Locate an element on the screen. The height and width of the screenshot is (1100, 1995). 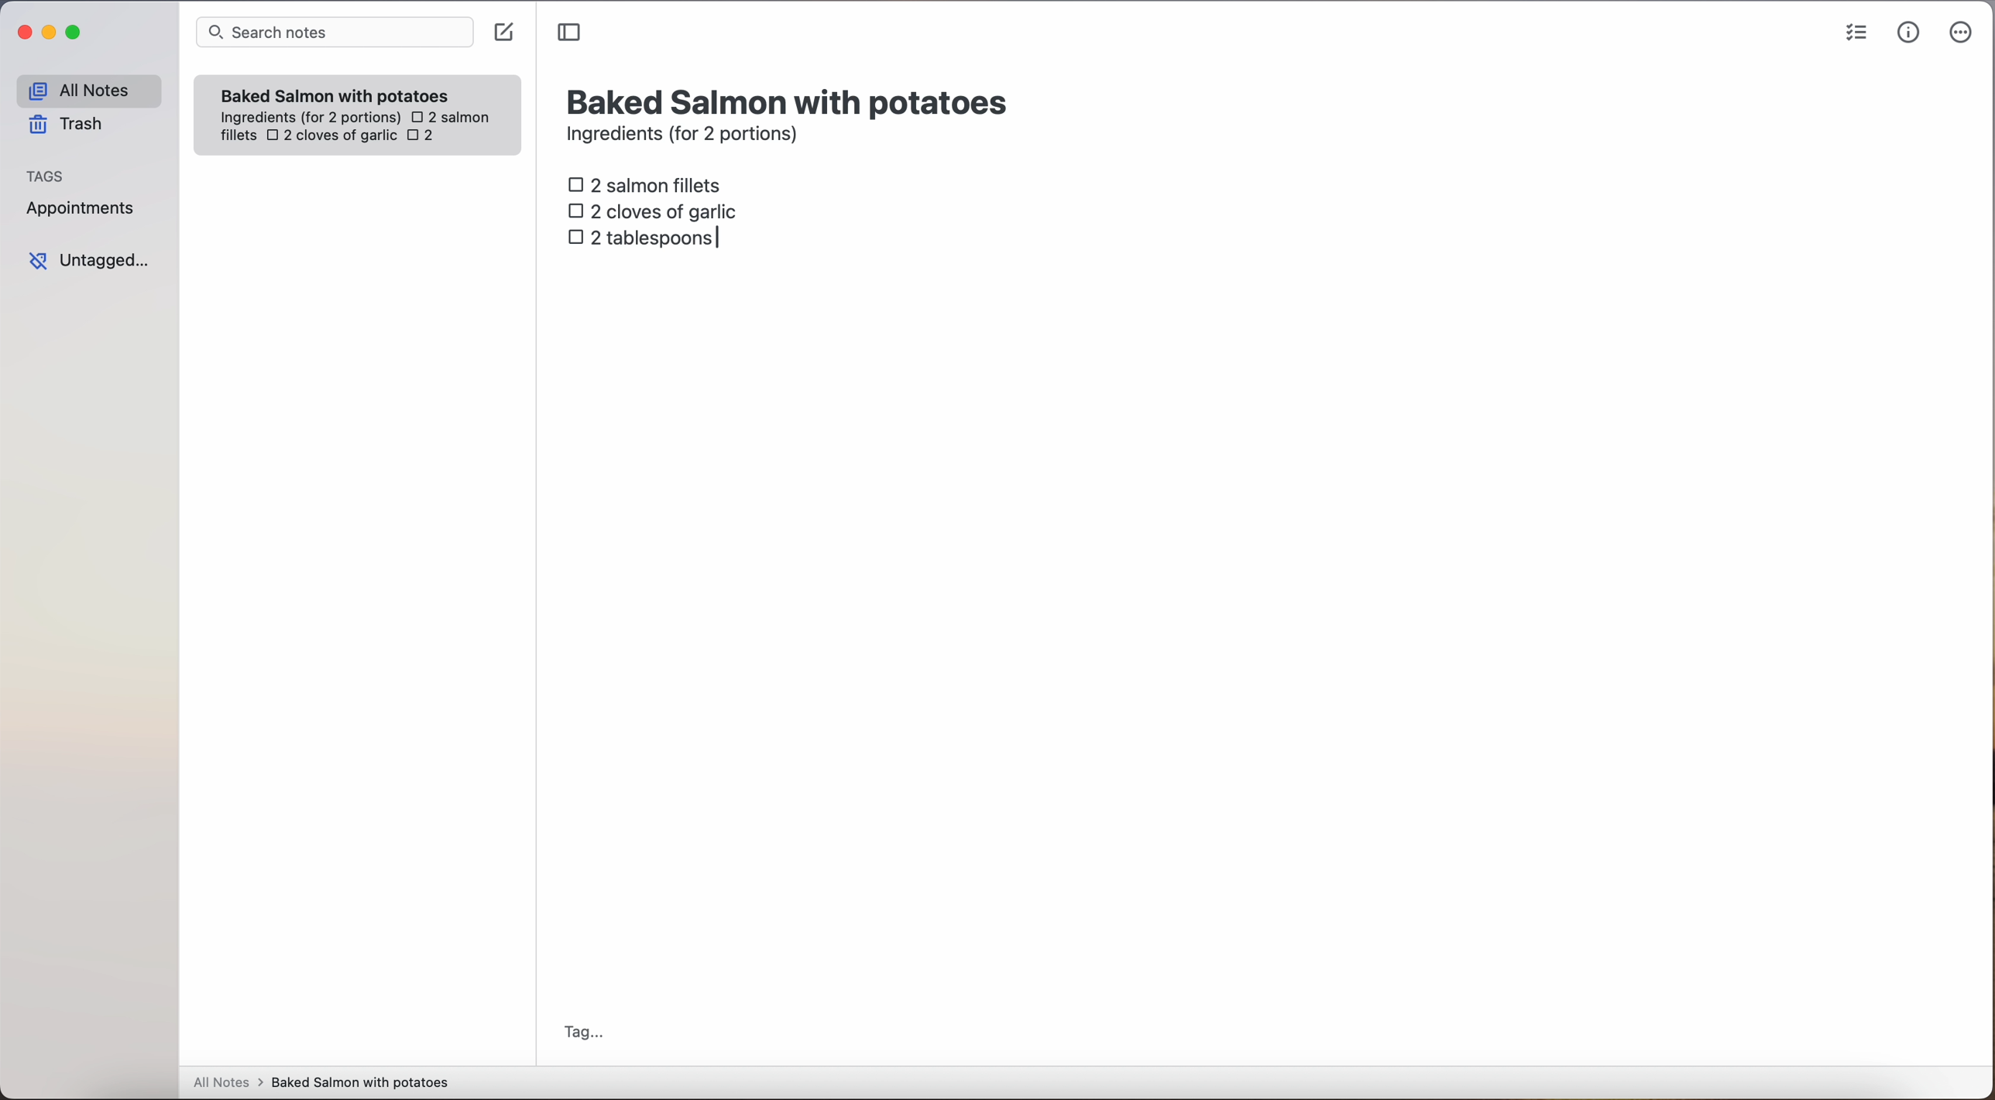
close Simplenote is located at coordinates (22, 33).